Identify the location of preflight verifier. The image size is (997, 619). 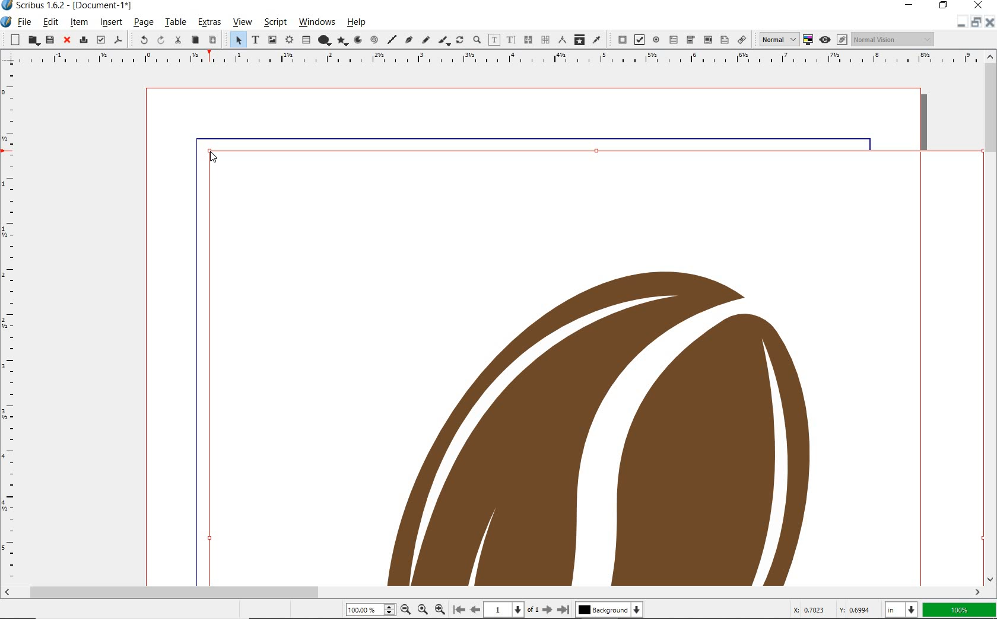
(100, 40).